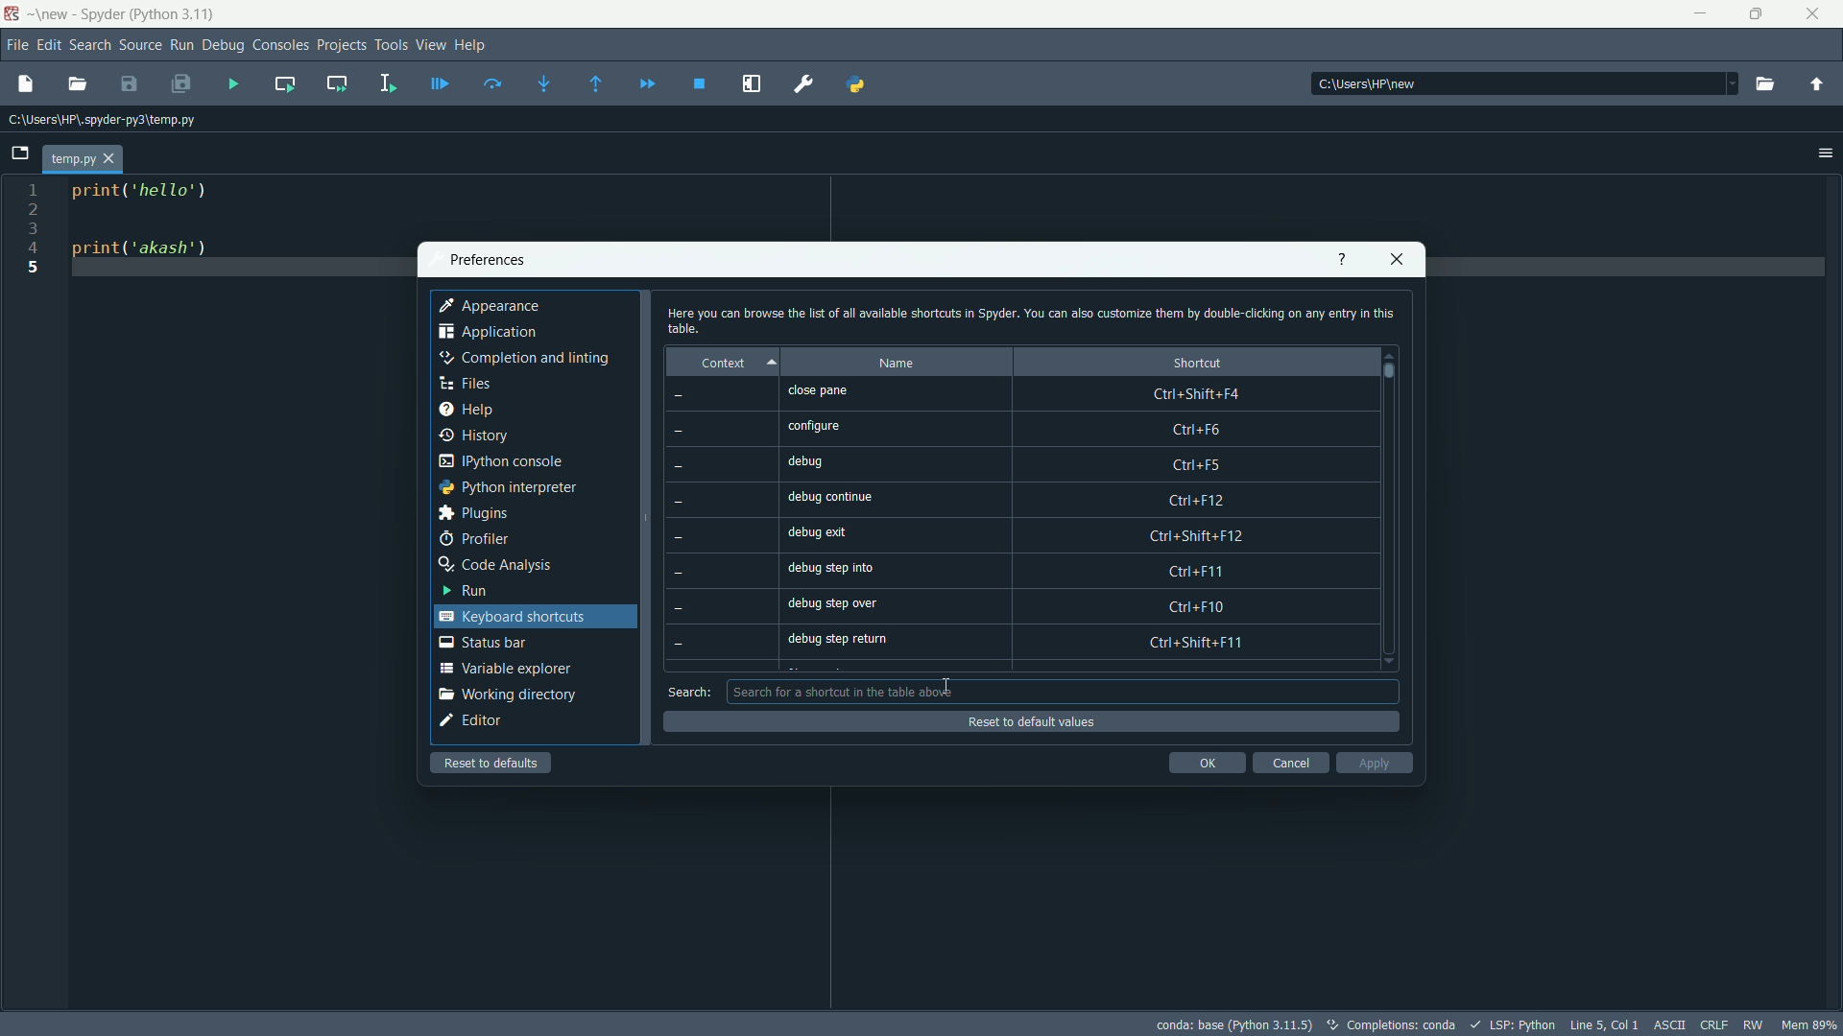  I want to click on -, debug ext, ctrl+shift+f12, so click(1017, 537).